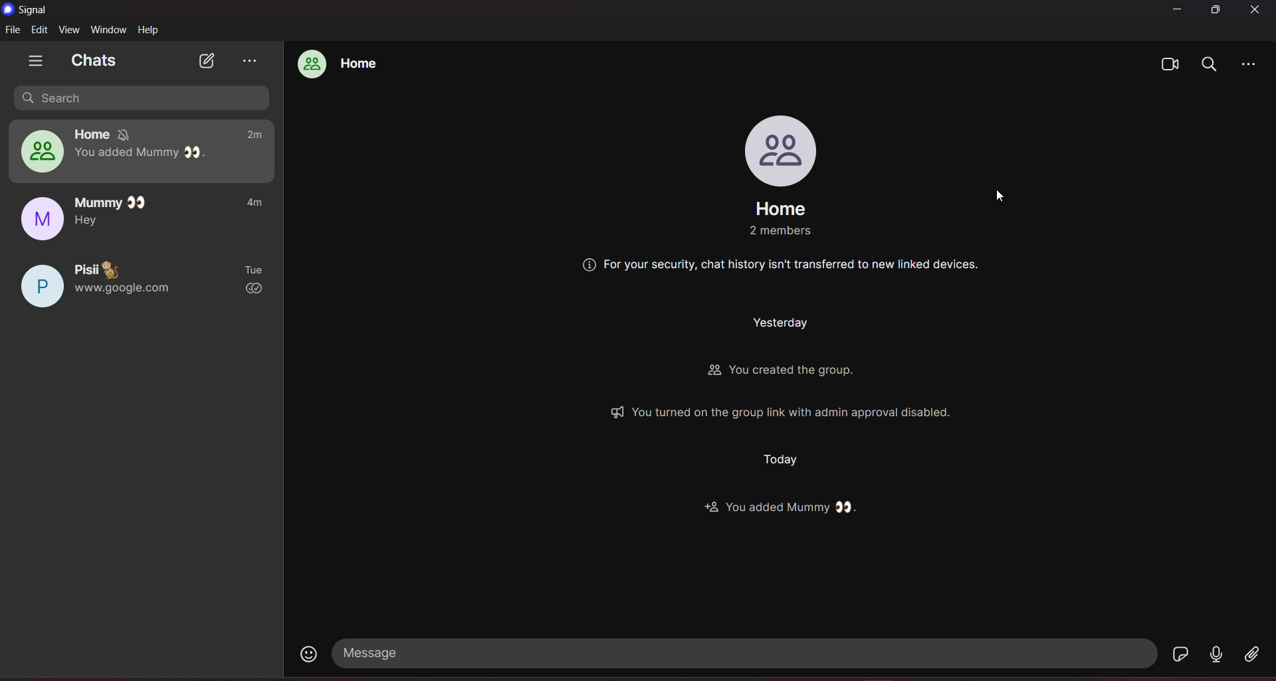 This screenshot has width=1276, height=681. I want to click on file share, so click(1251, 654).